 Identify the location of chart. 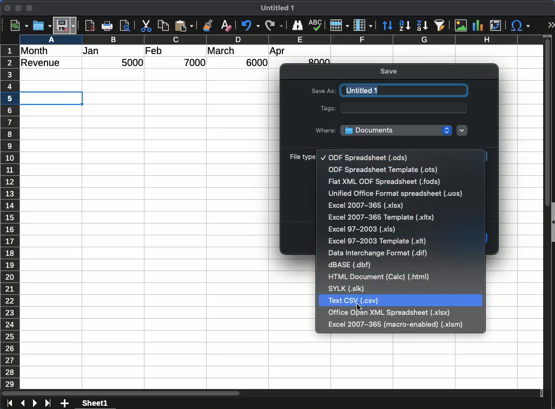
(477, 25).